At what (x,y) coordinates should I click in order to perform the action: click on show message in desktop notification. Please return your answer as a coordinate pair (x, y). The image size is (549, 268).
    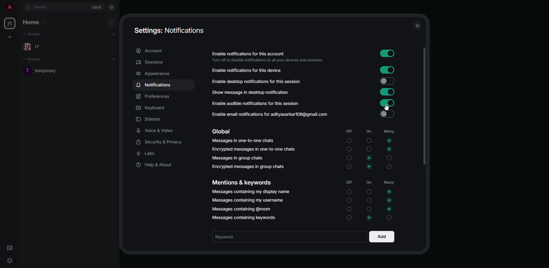
    Looking at the image, I should click on (251, 92).